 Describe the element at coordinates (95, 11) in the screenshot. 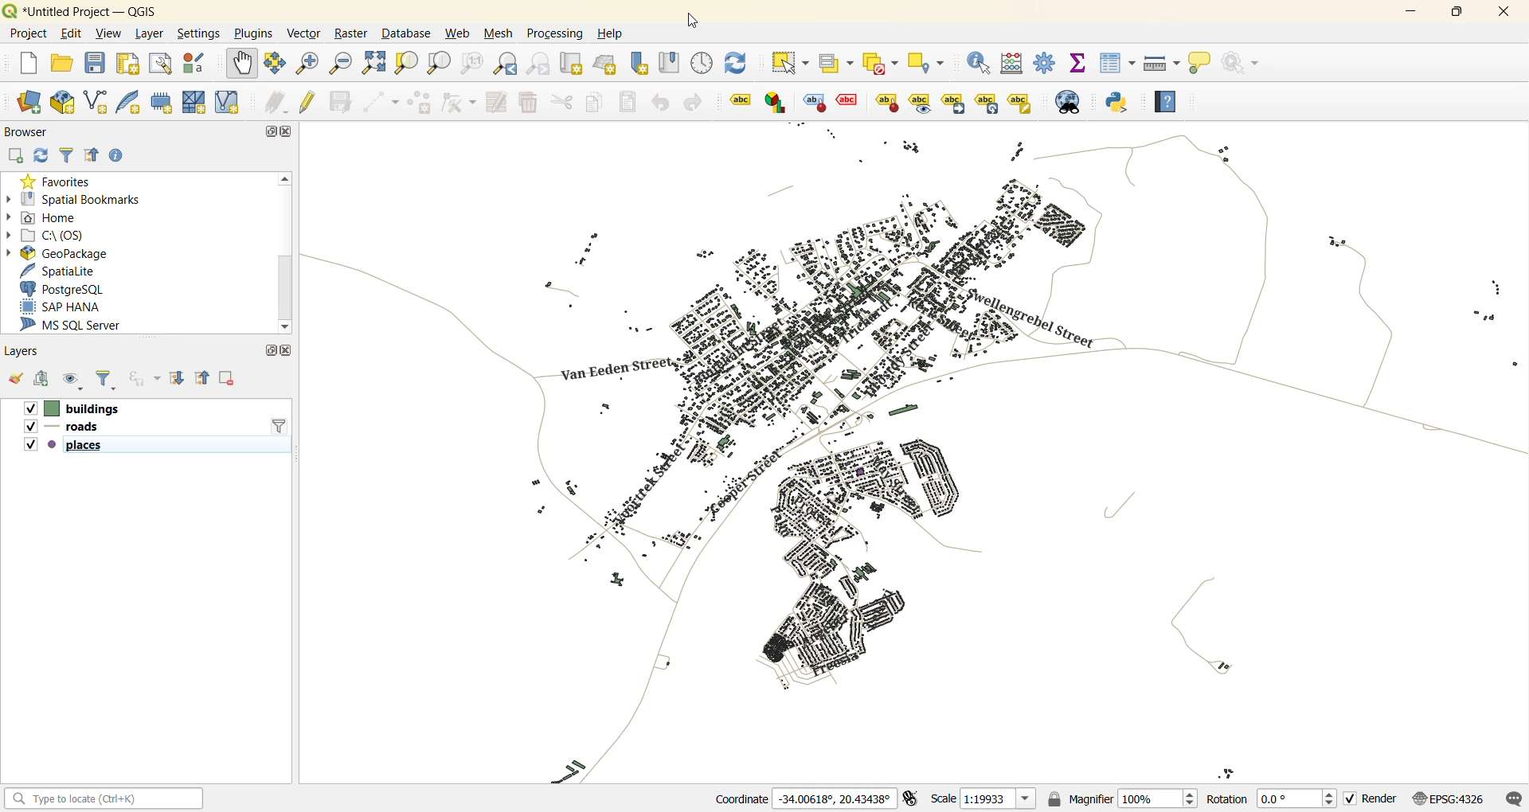

I see `*Untitled Project — QGIS` at that location.